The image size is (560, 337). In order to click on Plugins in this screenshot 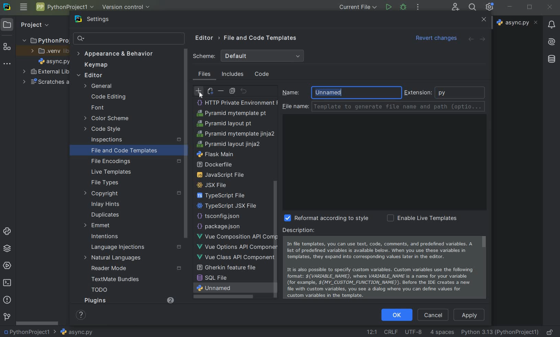, I will do `click(128, 301)`.